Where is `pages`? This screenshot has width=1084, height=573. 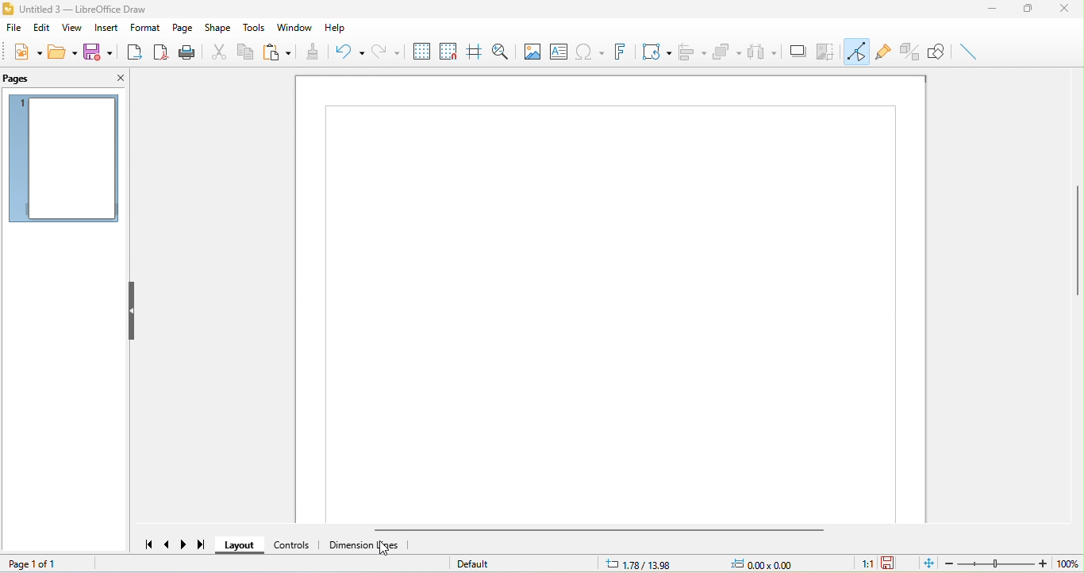 pages is located at coordinates (26, 80).